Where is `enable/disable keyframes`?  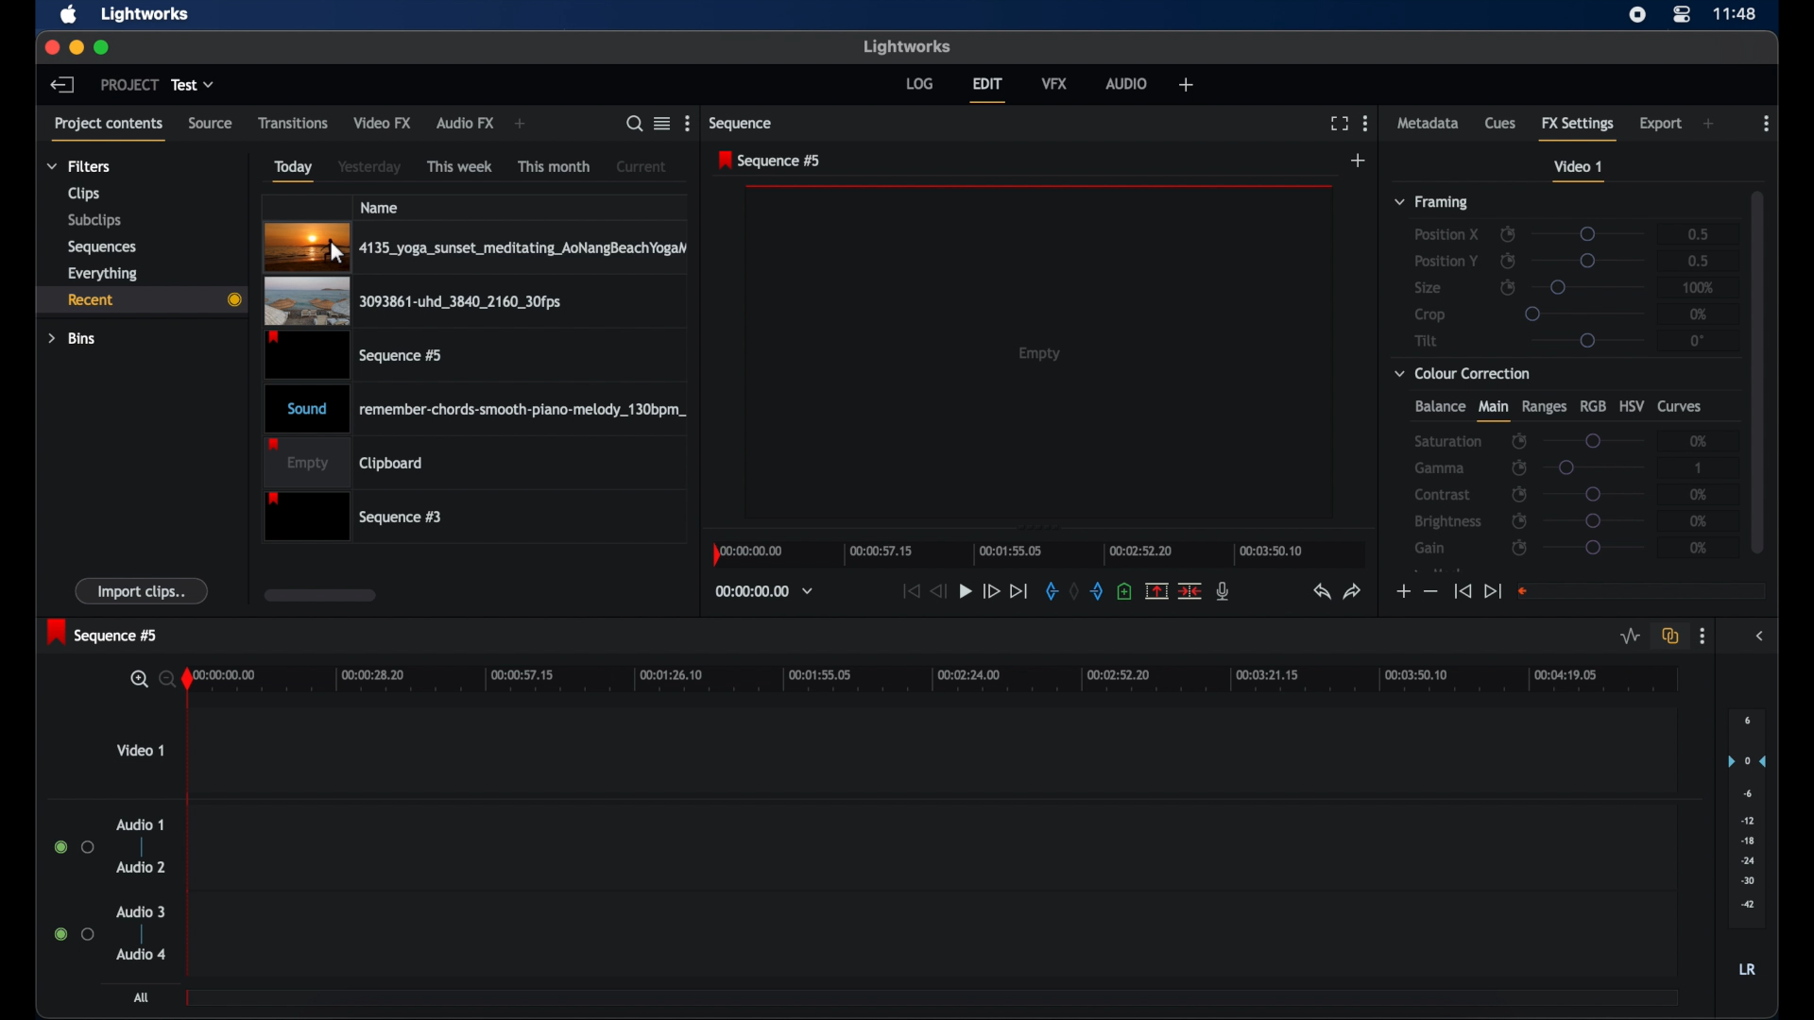 enable/disable keyframes is located at coordinates (1520, 494).